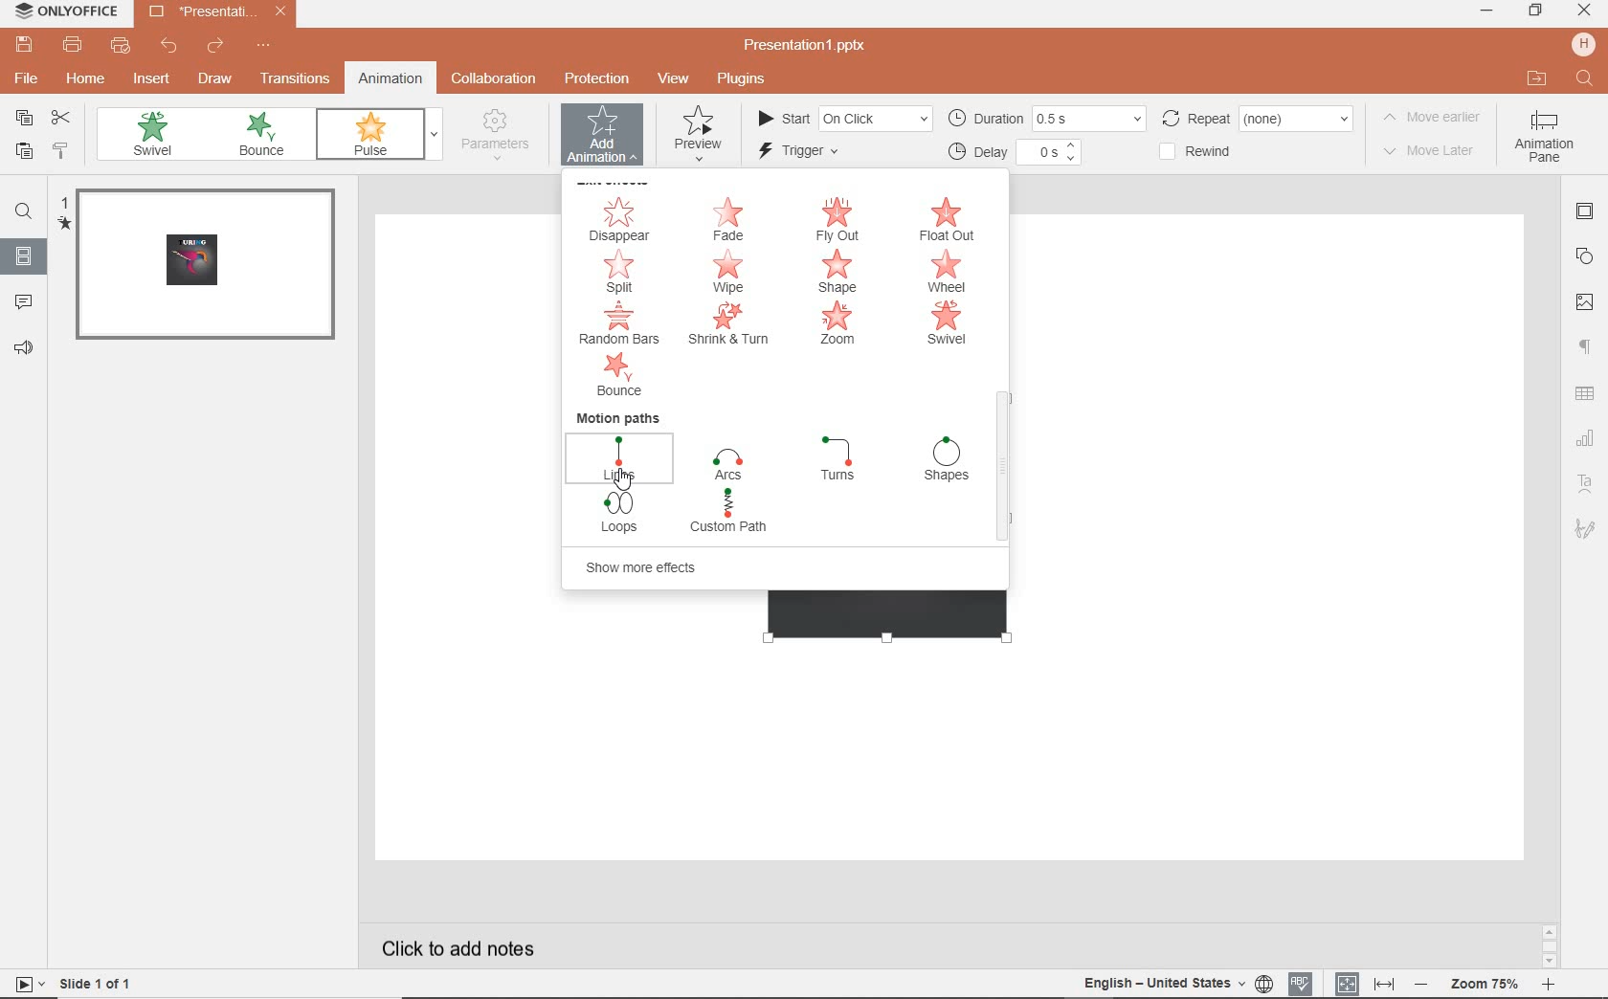  What do you see at coordinates (1015, 153) in the screenshot?
I see `delay` at bounding box center [1015, 153].